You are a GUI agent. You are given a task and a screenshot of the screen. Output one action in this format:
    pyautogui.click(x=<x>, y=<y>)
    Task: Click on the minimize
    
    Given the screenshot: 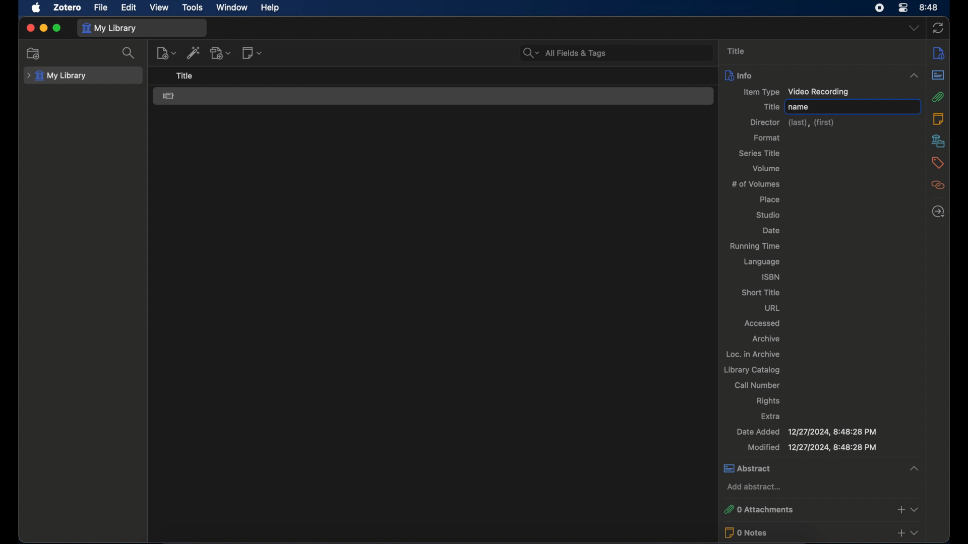 What is the action you would take?
    pyautogui.click(x=43, y=28)
    